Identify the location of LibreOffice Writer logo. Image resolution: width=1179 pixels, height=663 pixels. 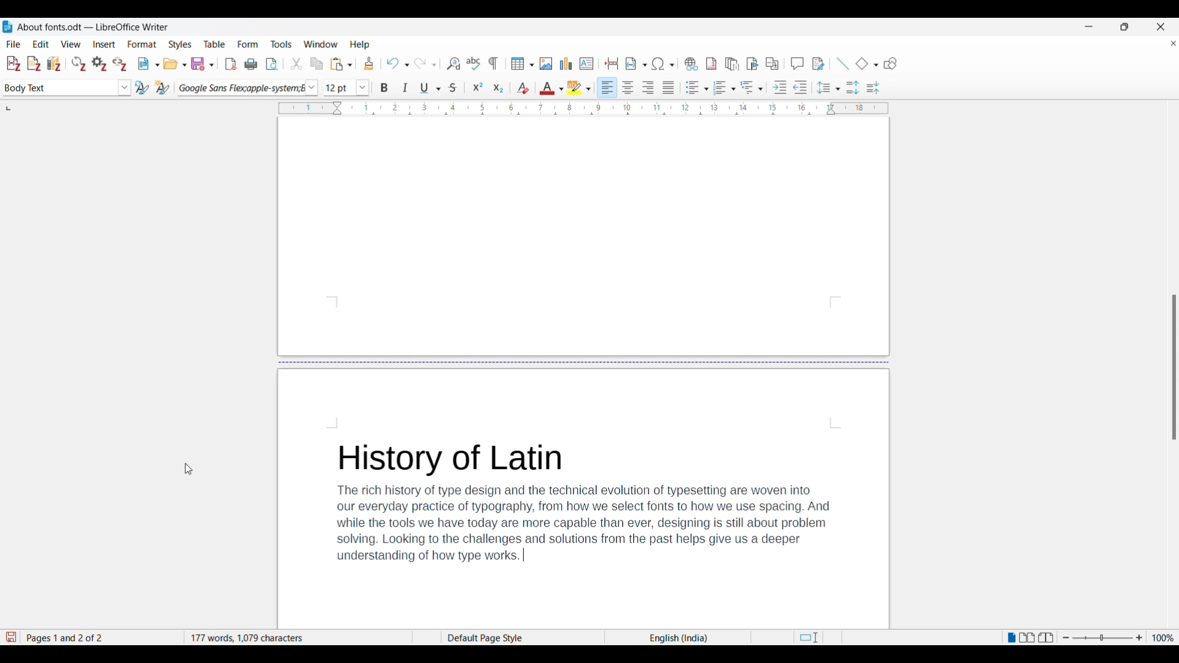
(7, 26).